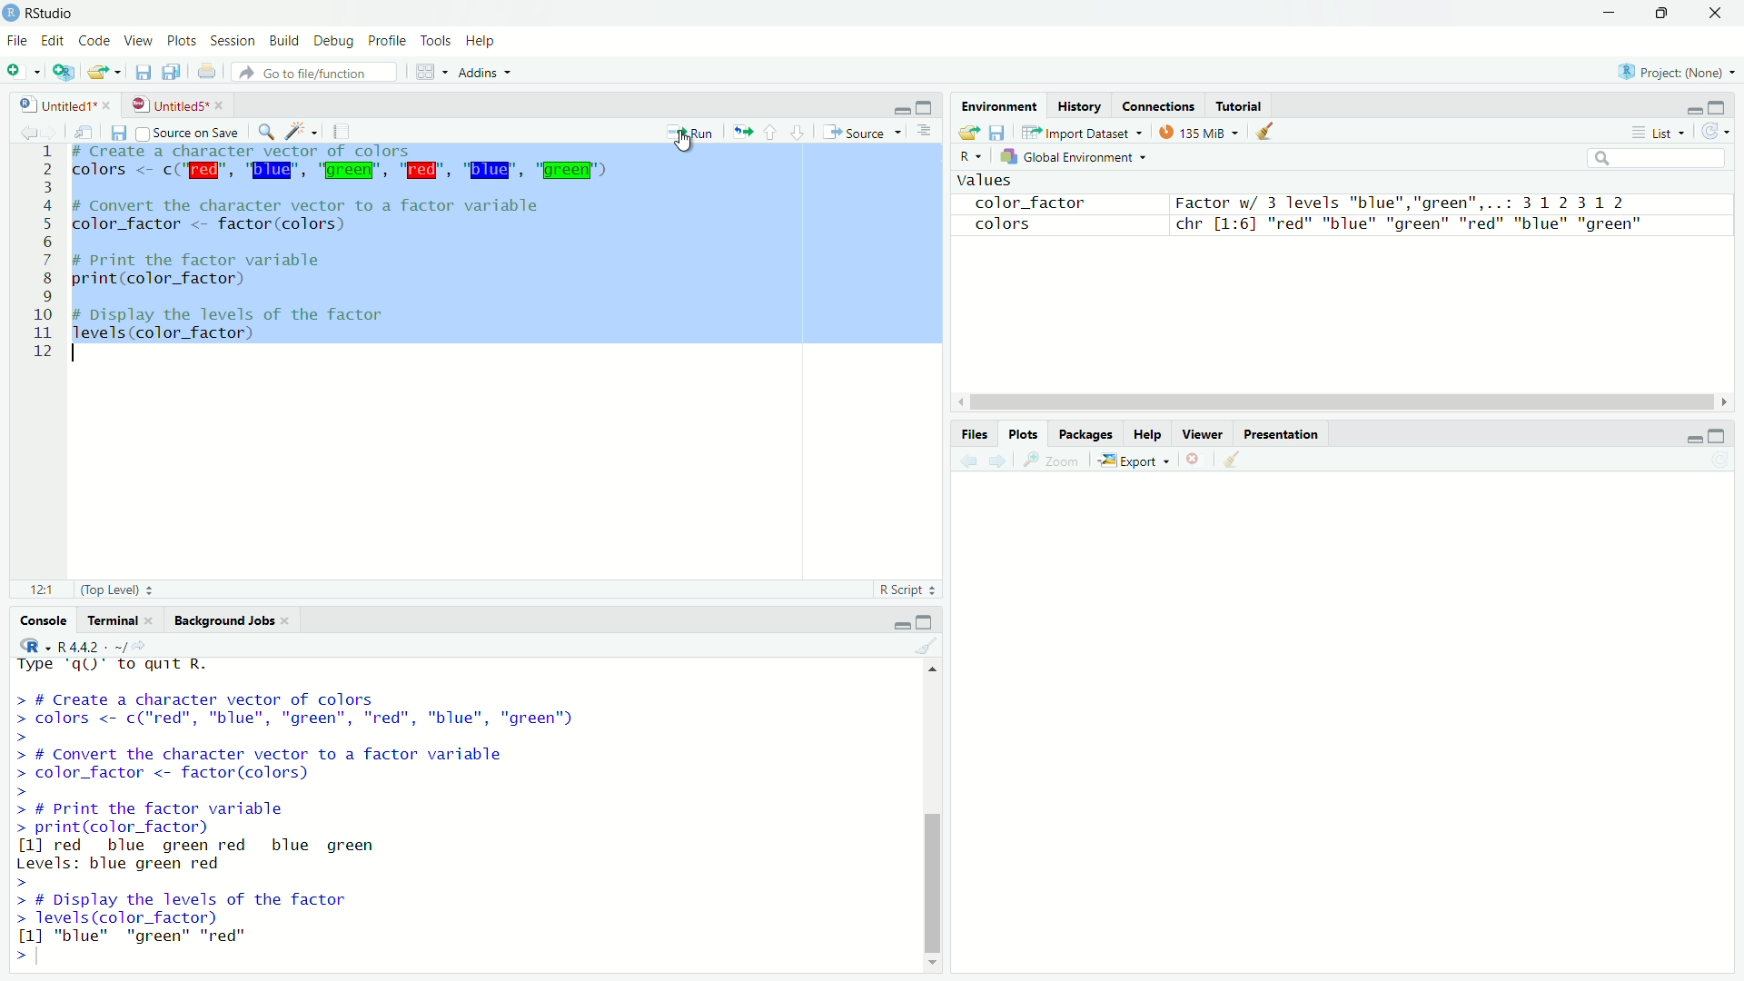 The height and width of the screenshot is (981, 1744). What do you see at coordinates (487, 73) in the screenshot?
I see `addins` at bounding box center [487, 73].